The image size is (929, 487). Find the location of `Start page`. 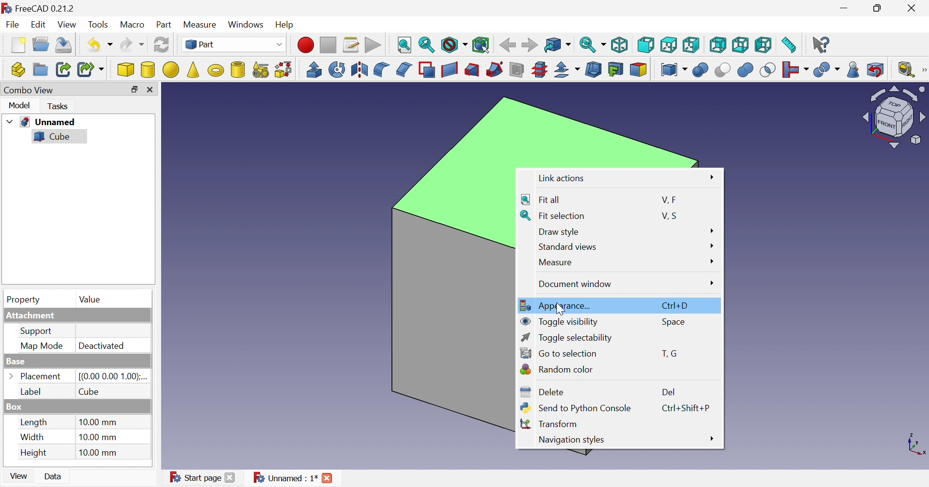

Start page is located at coordinates (195, 478).